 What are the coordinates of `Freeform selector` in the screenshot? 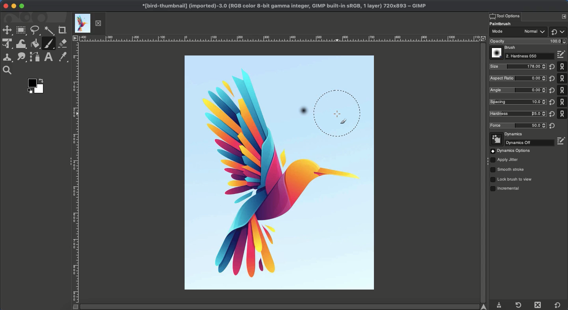 It's located at (35, 31).